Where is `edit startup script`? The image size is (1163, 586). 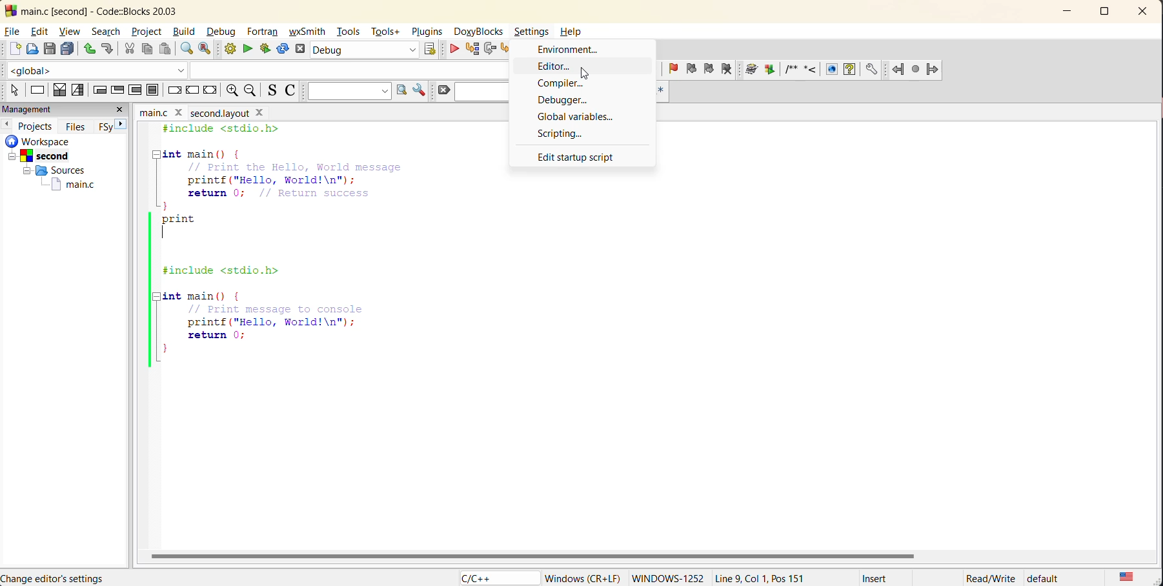
edit startup script is located at coordinates (580, 157).